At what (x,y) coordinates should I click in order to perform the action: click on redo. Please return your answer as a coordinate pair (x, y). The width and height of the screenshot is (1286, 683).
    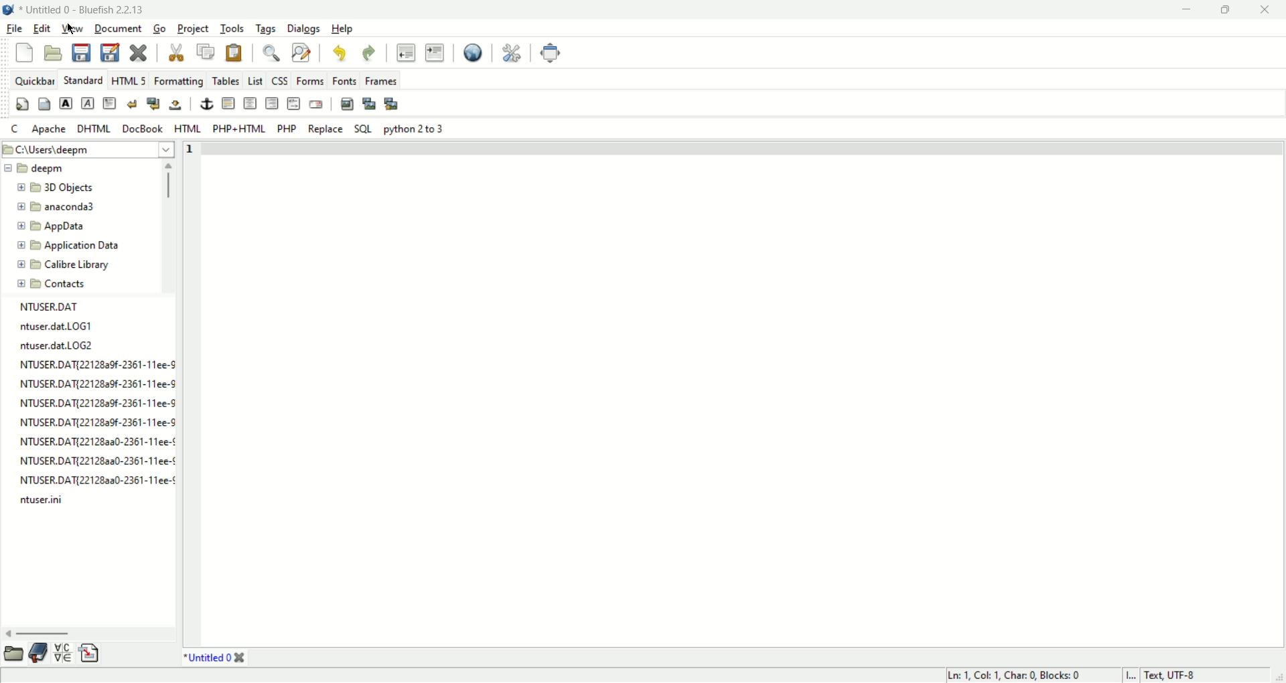
    Looking at the image, I should click on (370, 52).